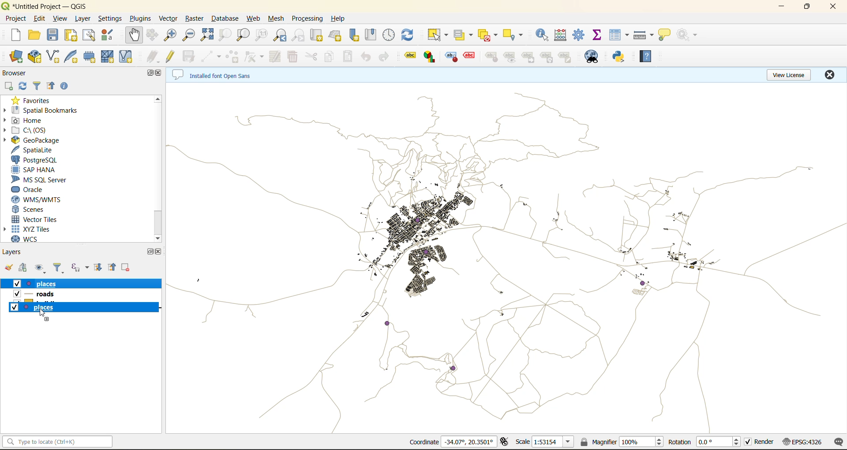  I want to click on scenes, so click(45, 210).